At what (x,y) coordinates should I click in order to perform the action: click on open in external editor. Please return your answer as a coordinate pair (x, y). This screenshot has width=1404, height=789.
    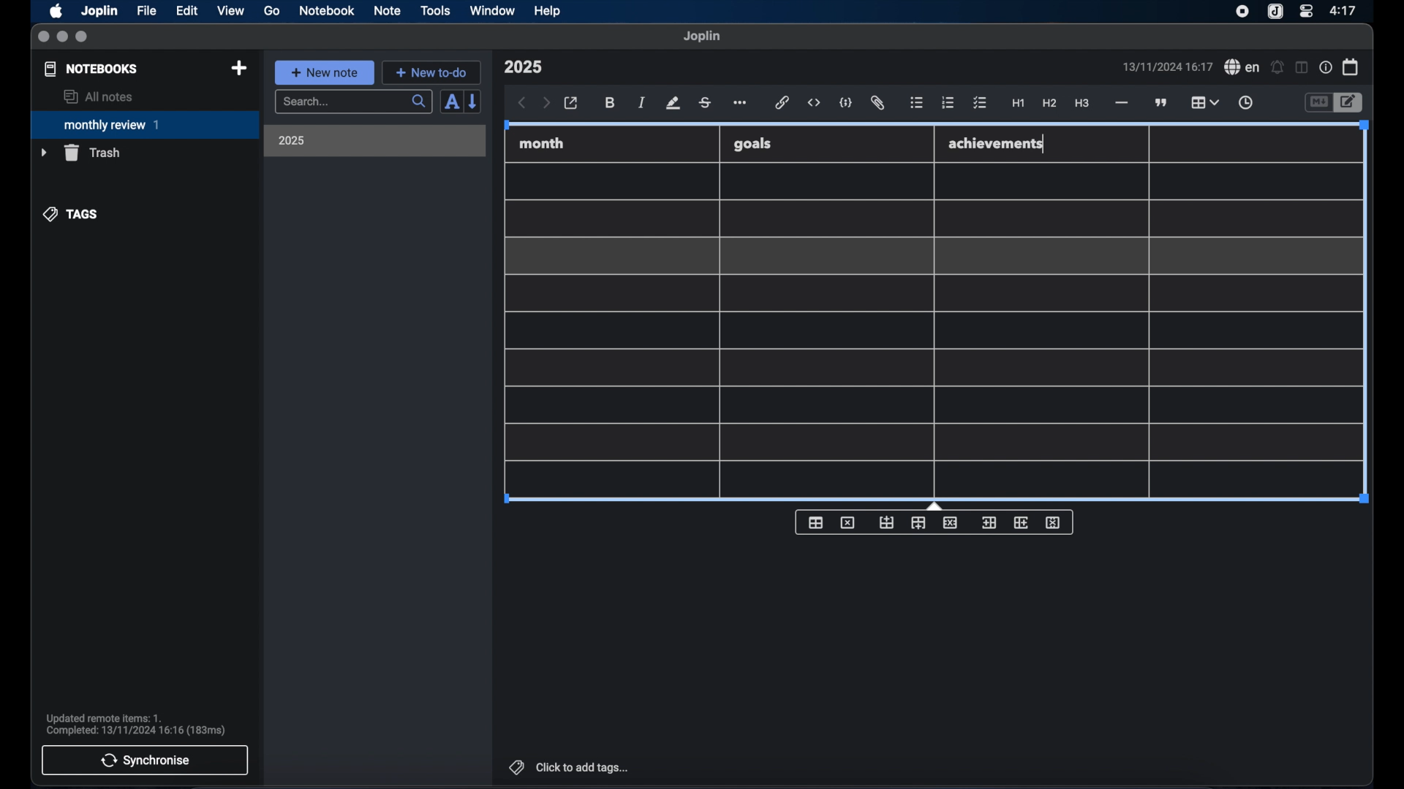
    Looking at the image, I should click on (572, 104).